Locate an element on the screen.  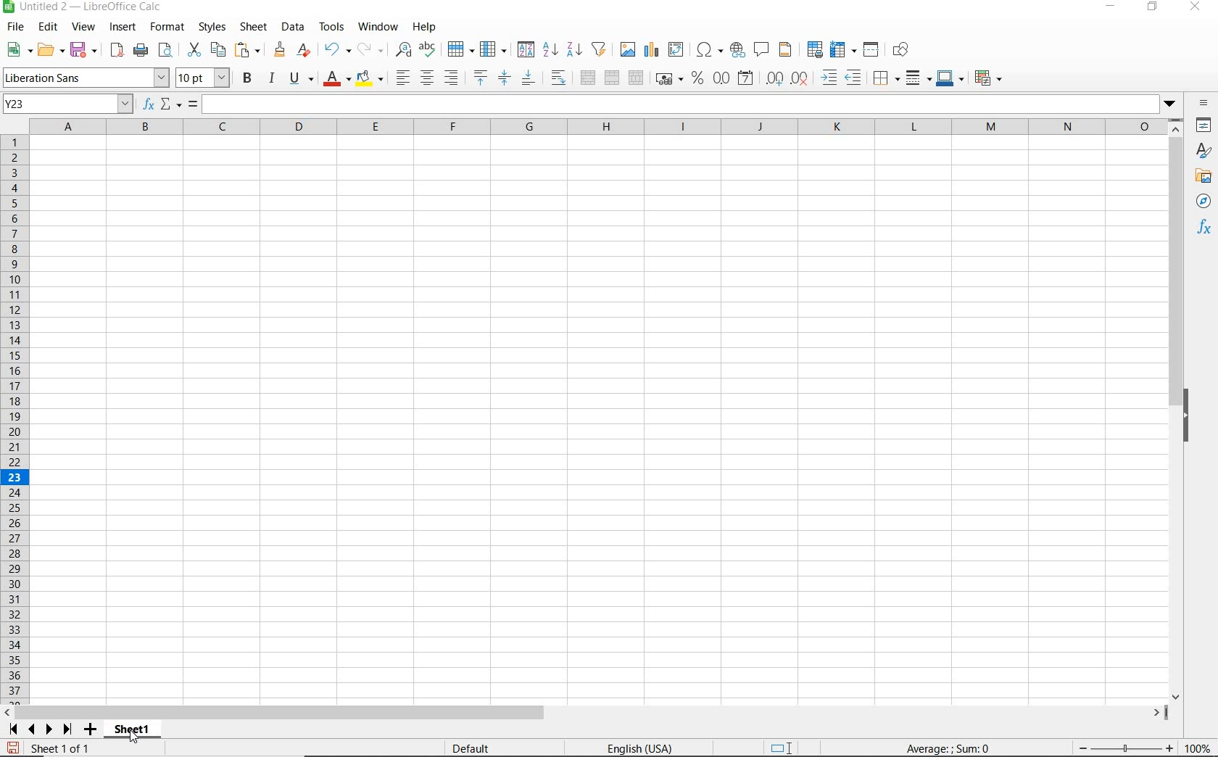
EXPORT DIRECTLY AS PDF is located at coordinates (116, 51).